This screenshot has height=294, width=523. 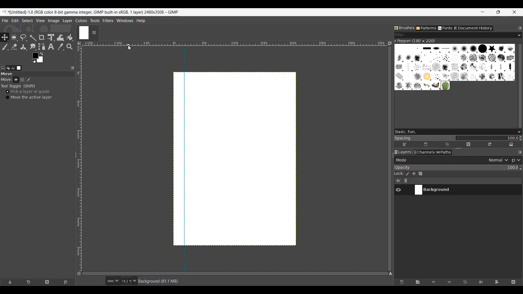 What do you see at coordinates (126, 281) in the screenshot?
I see `Current zoom factor` at bounding box center [126, 281].